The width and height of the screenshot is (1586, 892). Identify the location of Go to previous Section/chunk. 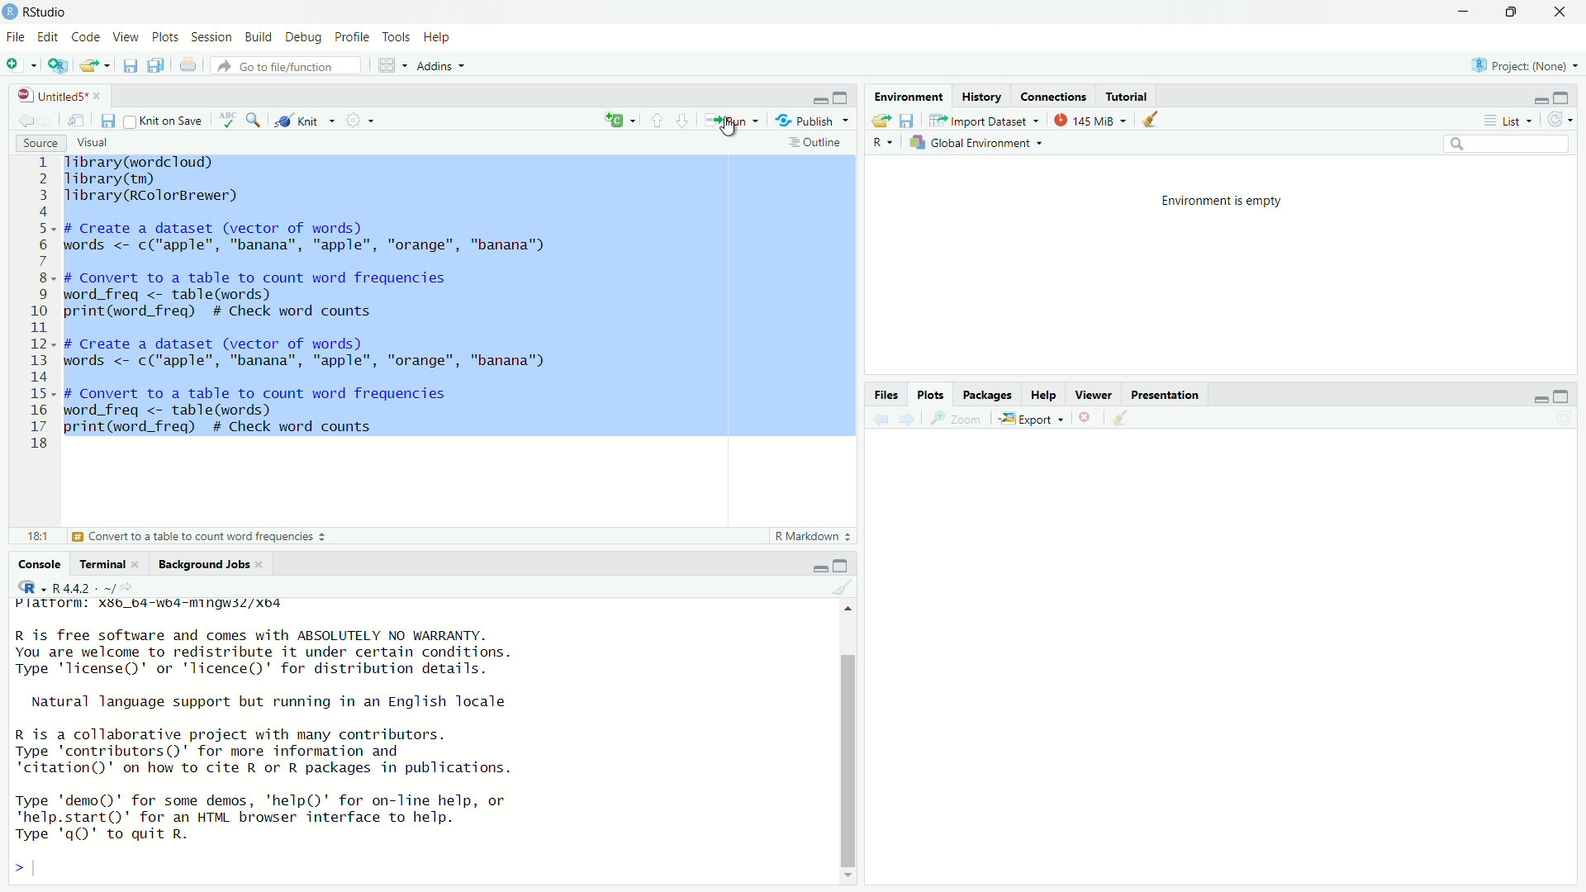
(659, 122).